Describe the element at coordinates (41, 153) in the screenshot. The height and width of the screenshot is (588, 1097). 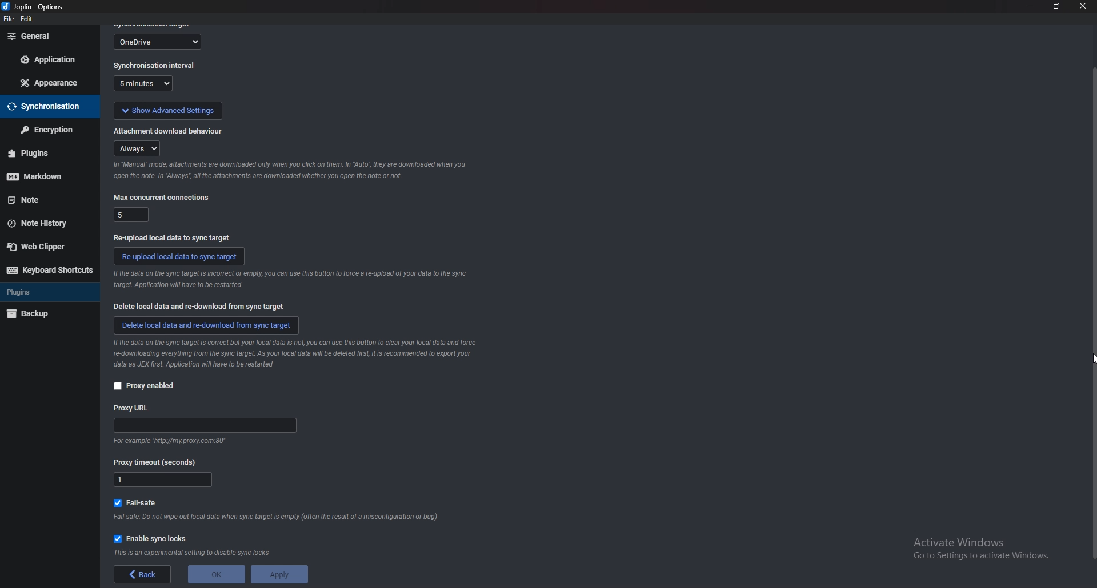
I see `plugins` at that location.